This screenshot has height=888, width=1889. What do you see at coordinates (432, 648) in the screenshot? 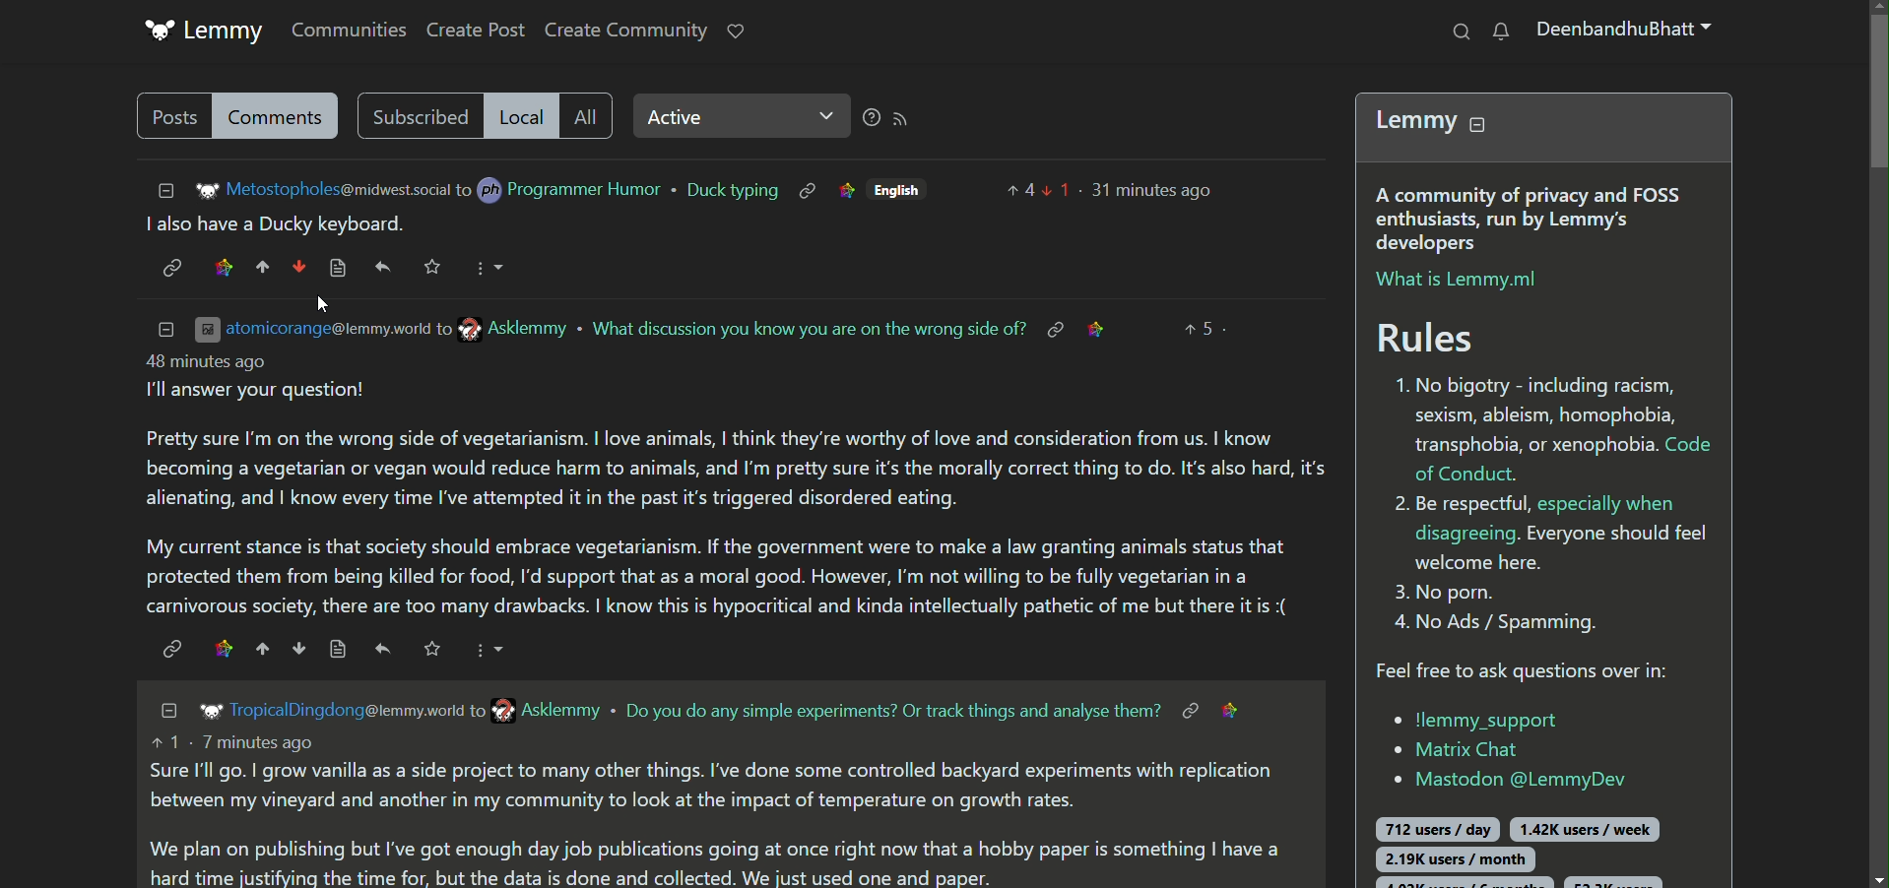
I see `bookmark` at bounding box center [432, 648].